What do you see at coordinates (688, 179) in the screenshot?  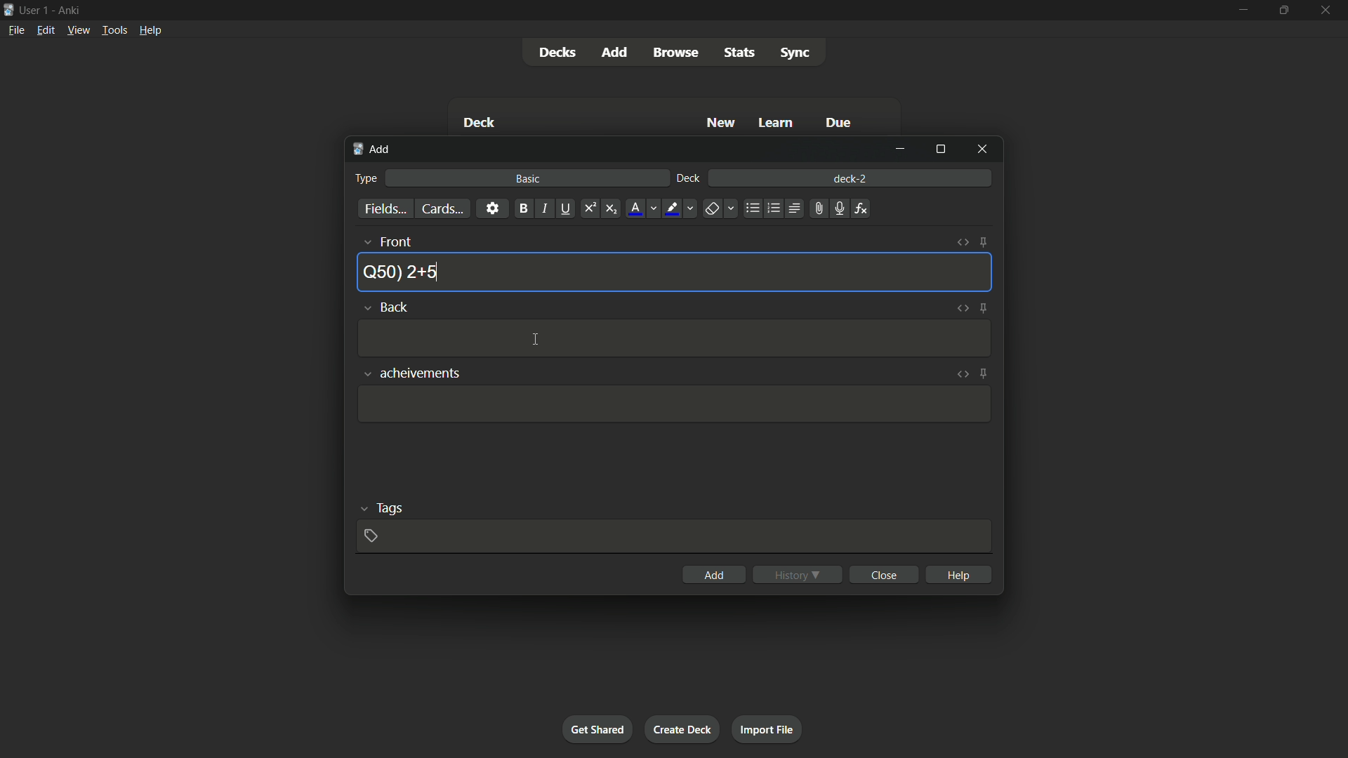 I see `deck` at bounding box center [688, 179].